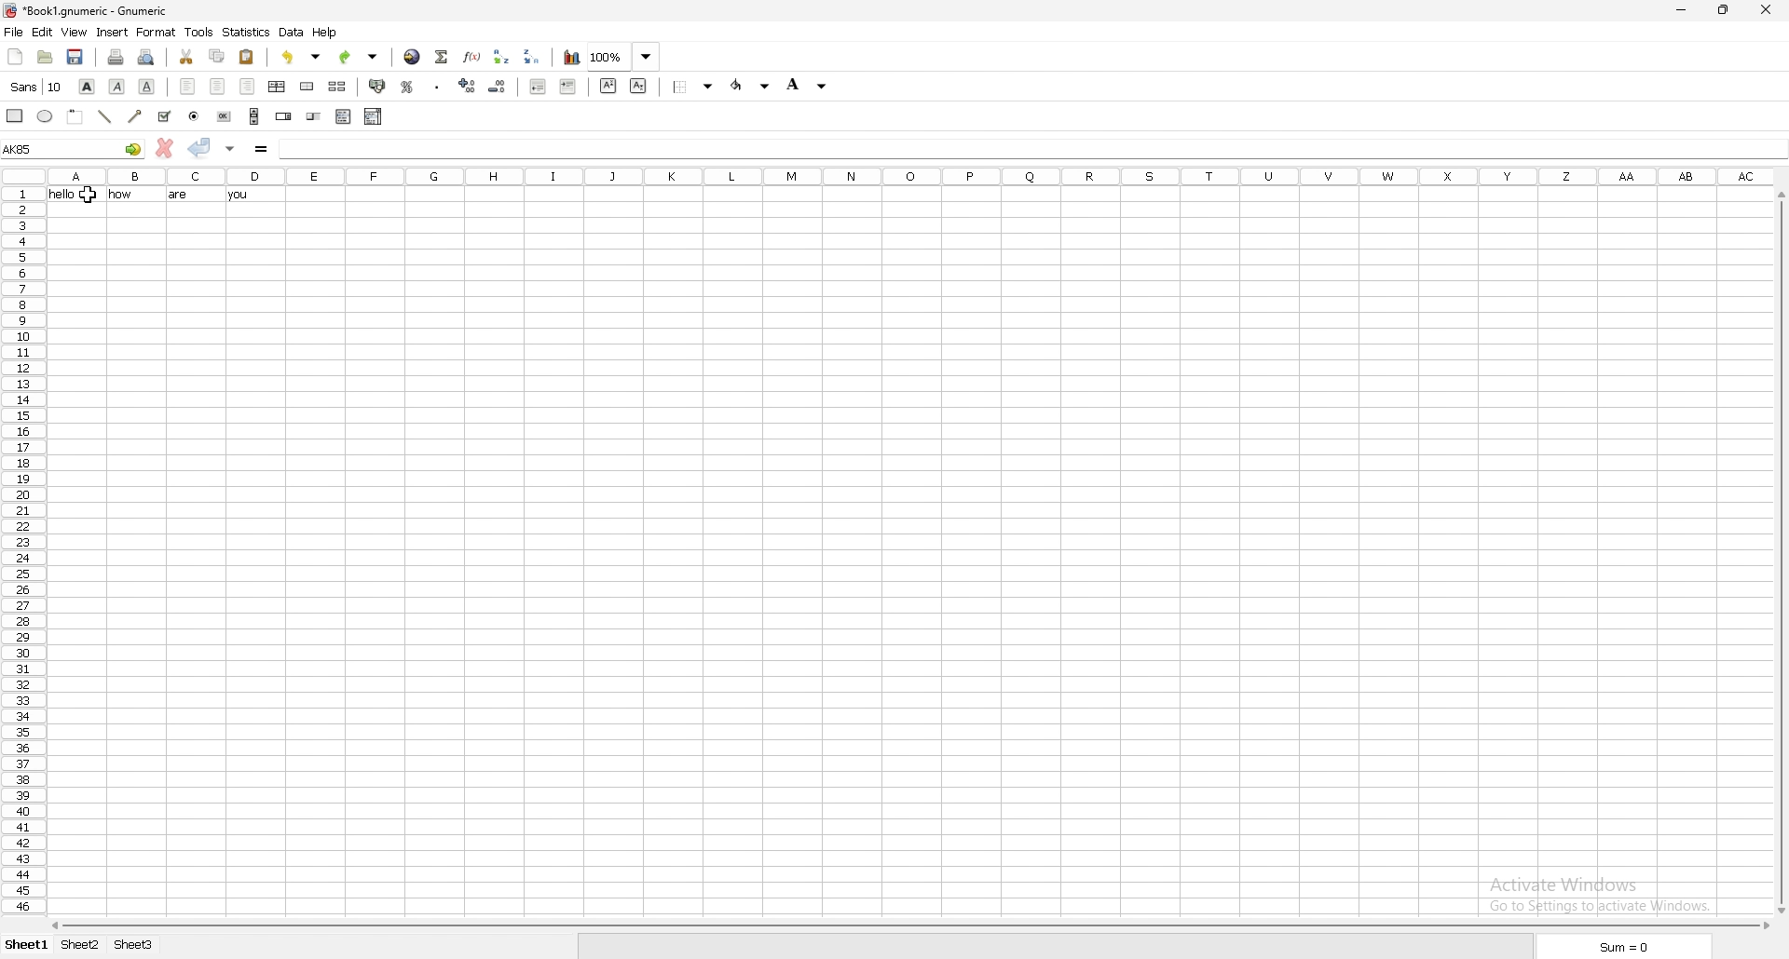 The height and width of the screenshot is (959, 1789). What do you see at coordinates (337, 87) in the screenshot?
I see `split merged cells` at bounding box center [337, 87].